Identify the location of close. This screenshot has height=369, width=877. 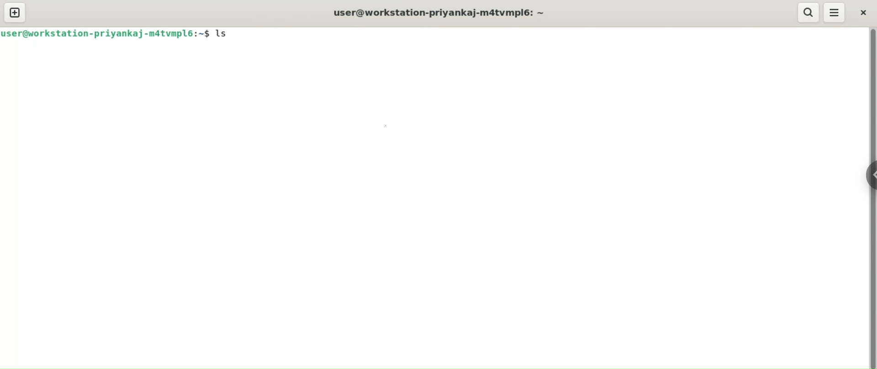
(865, 13).